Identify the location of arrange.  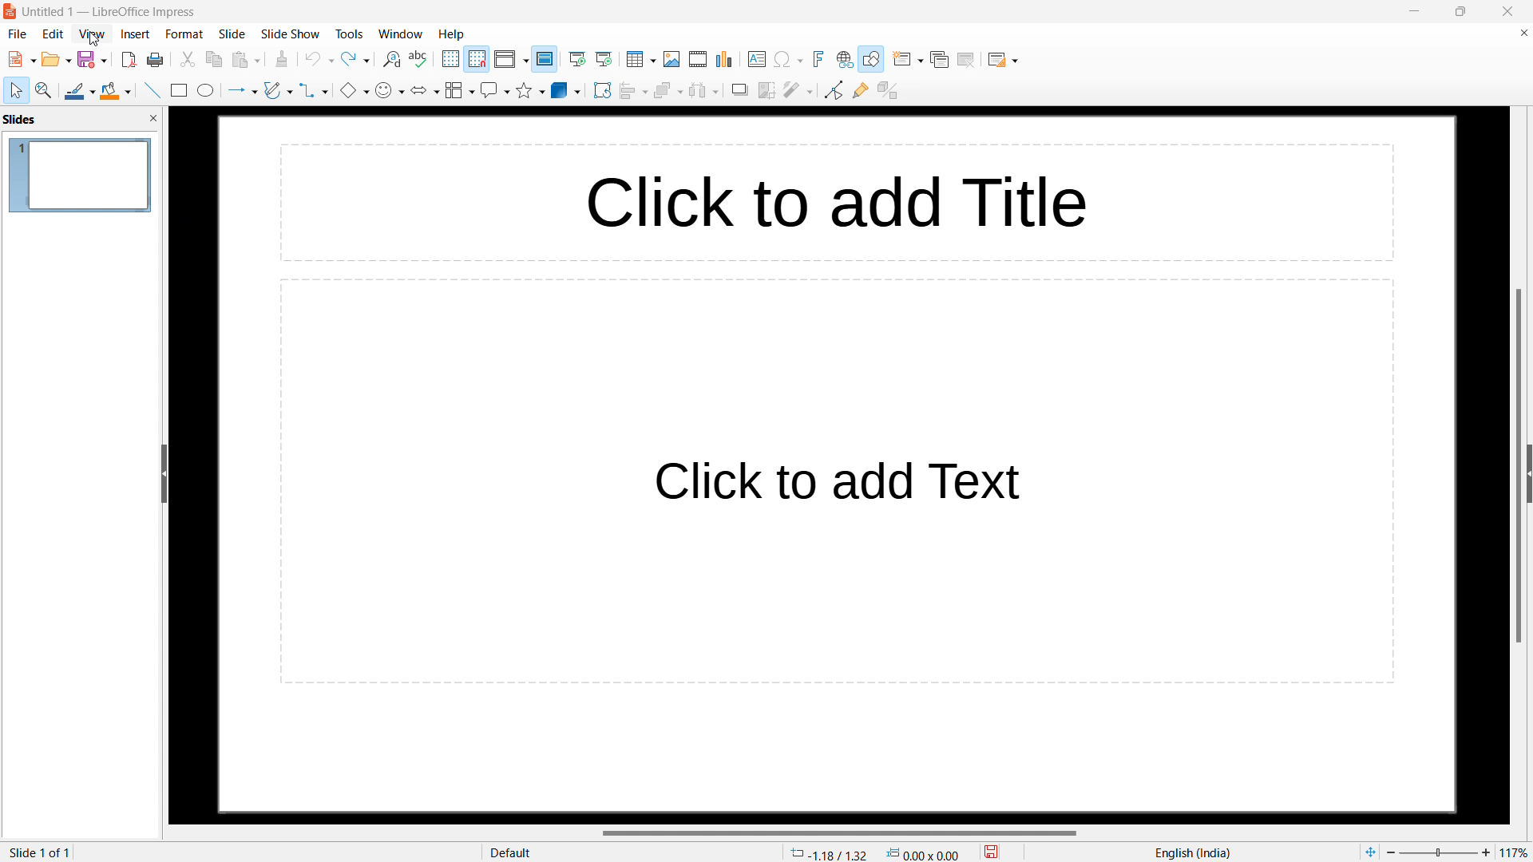
(667, 91).